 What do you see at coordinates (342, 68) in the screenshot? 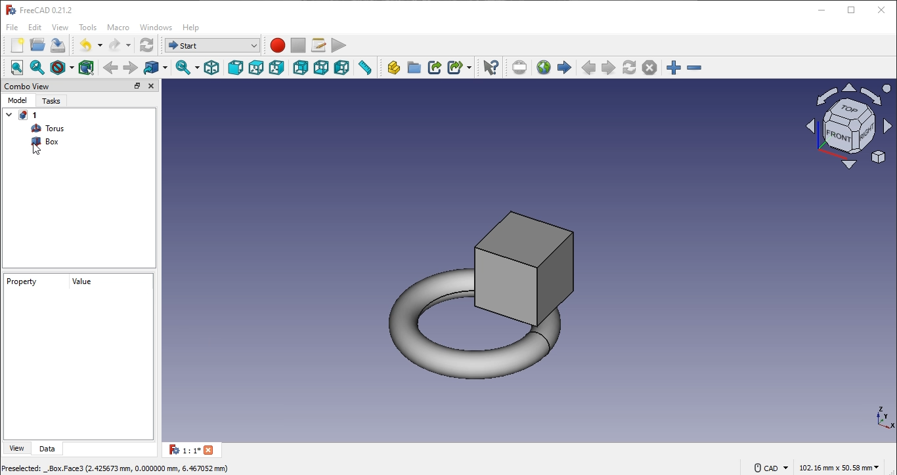
I see `left` at bounding box center [342, 68].